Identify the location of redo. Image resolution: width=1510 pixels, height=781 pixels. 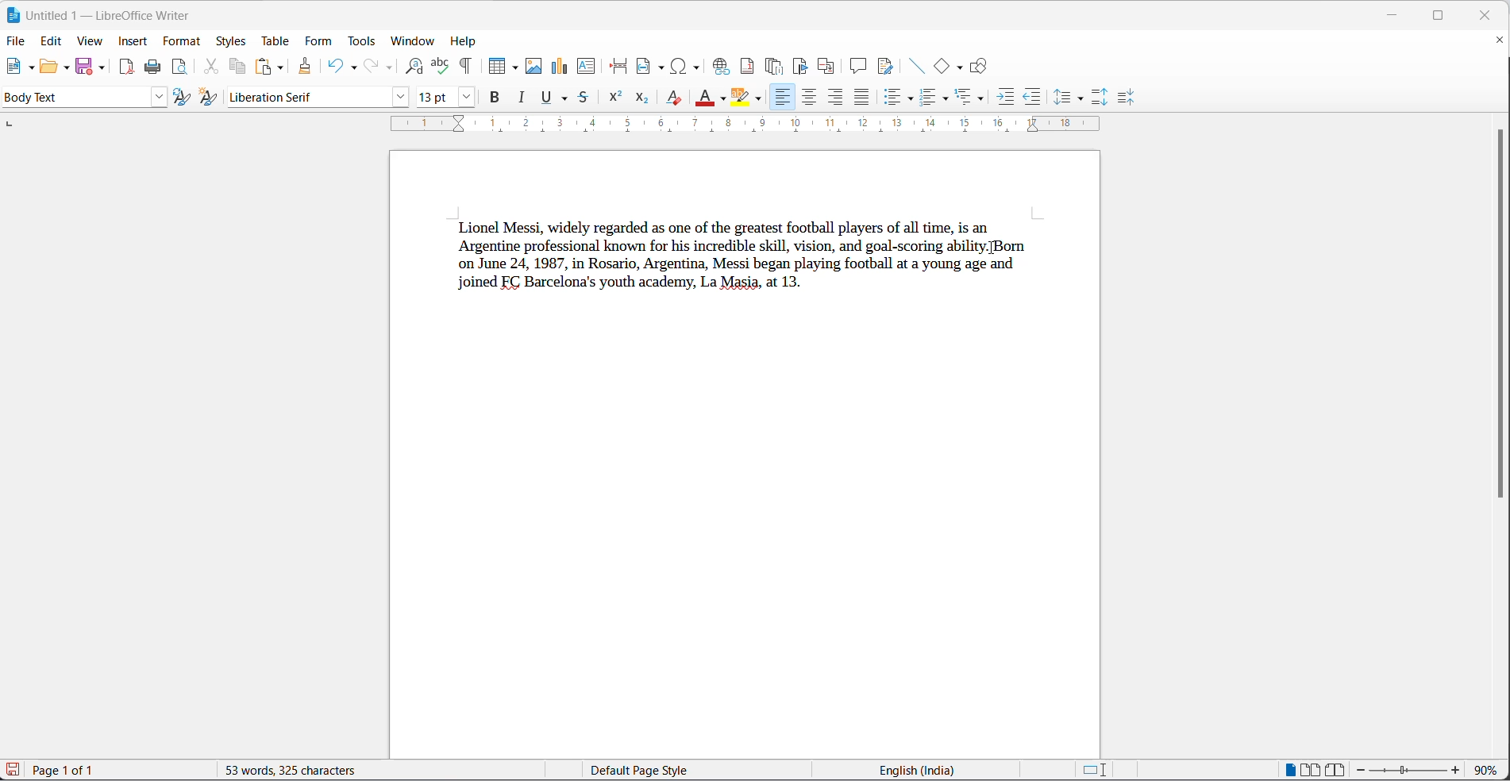
(369, 67).